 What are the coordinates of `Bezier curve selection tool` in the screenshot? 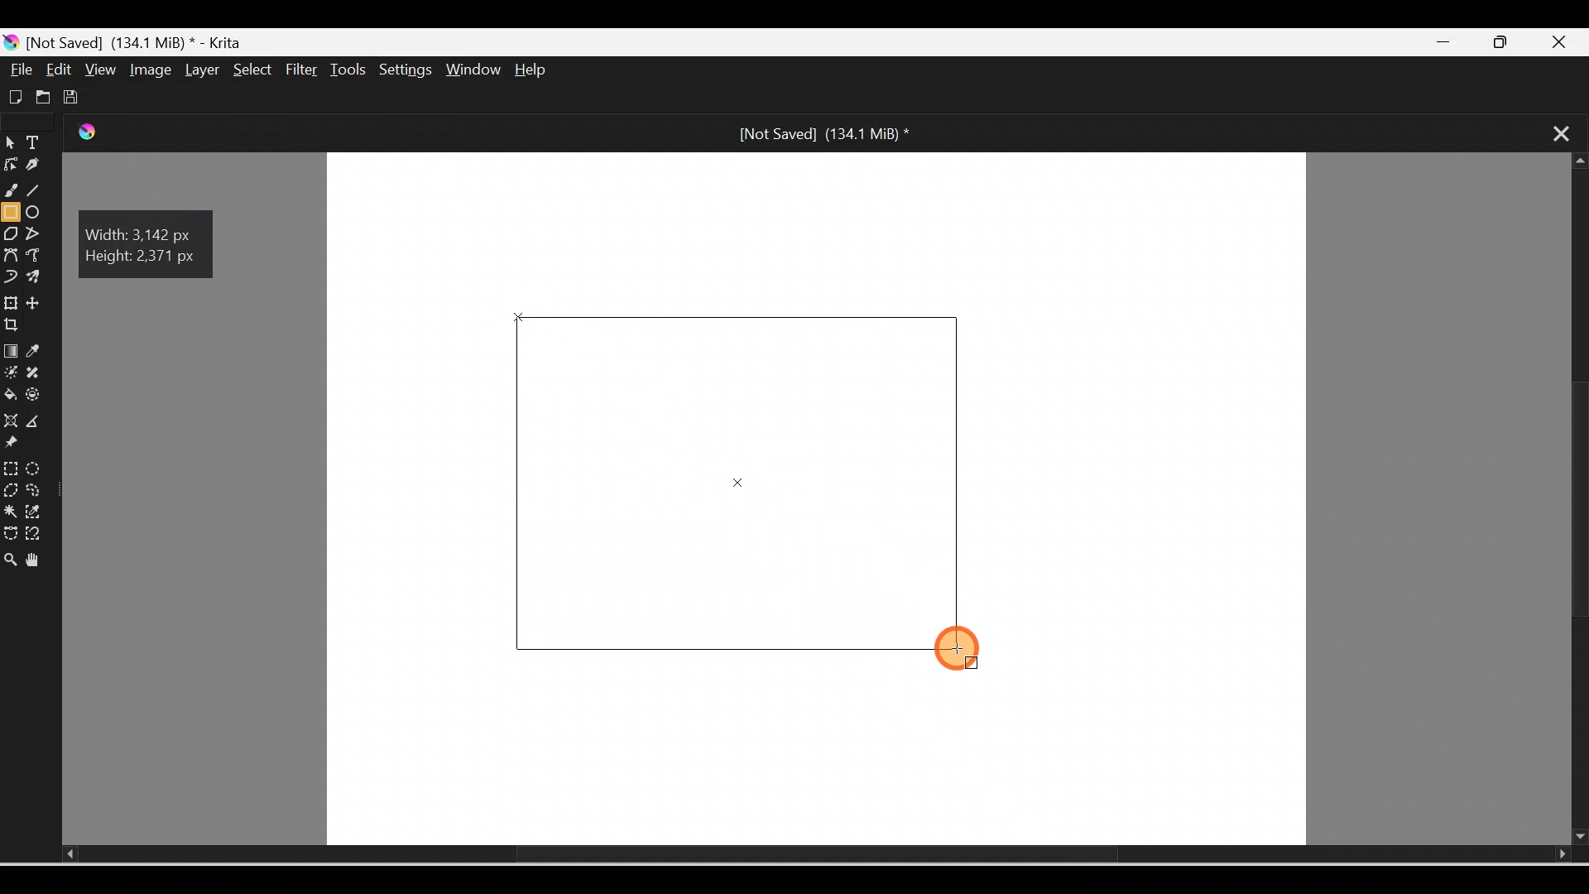 It's located at (10, 529).